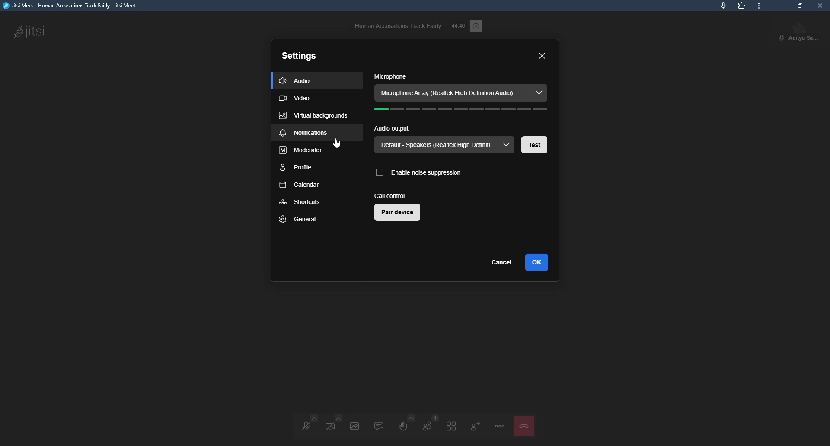 Image resolution: width=830 pixels, height=446 pixels. I want to click on moderator, so click(302, 151).